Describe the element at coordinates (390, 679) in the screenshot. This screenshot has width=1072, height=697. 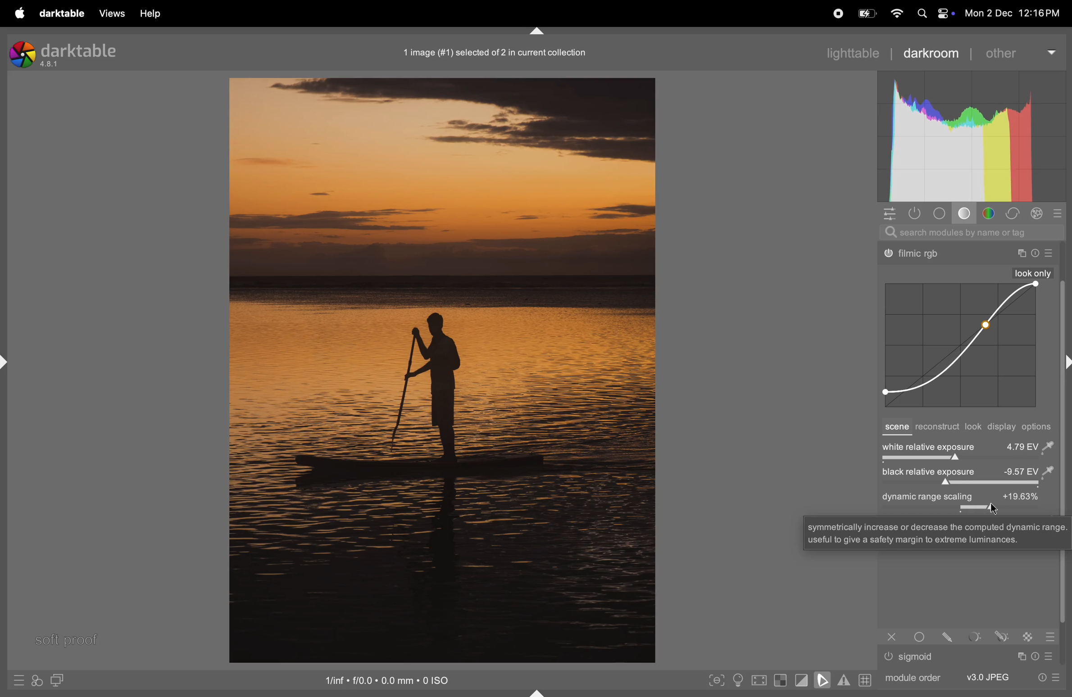
I see `iso` at that location.